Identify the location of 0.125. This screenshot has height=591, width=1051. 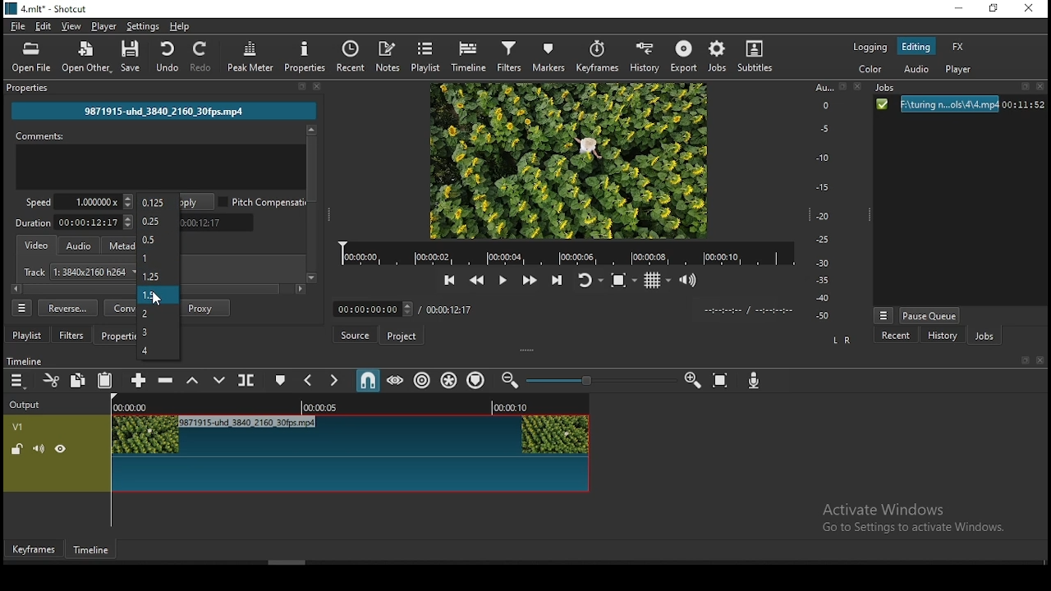
(157, 204).